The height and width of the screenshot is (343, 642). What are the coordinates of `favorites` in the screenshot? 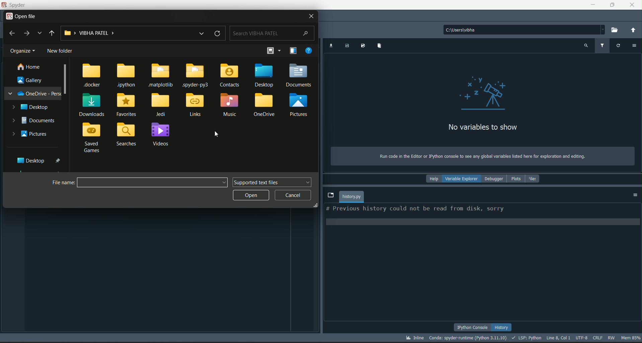 It's located at (126, 105).